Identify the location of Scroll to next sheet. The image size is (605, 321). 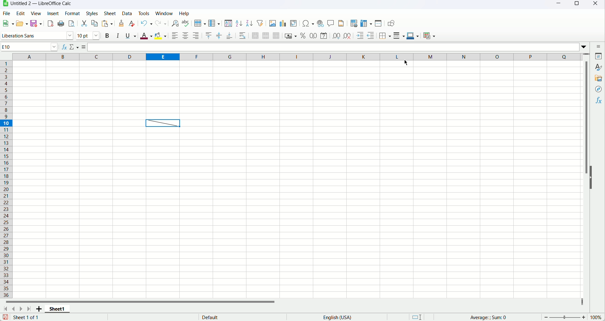
(21, 309).